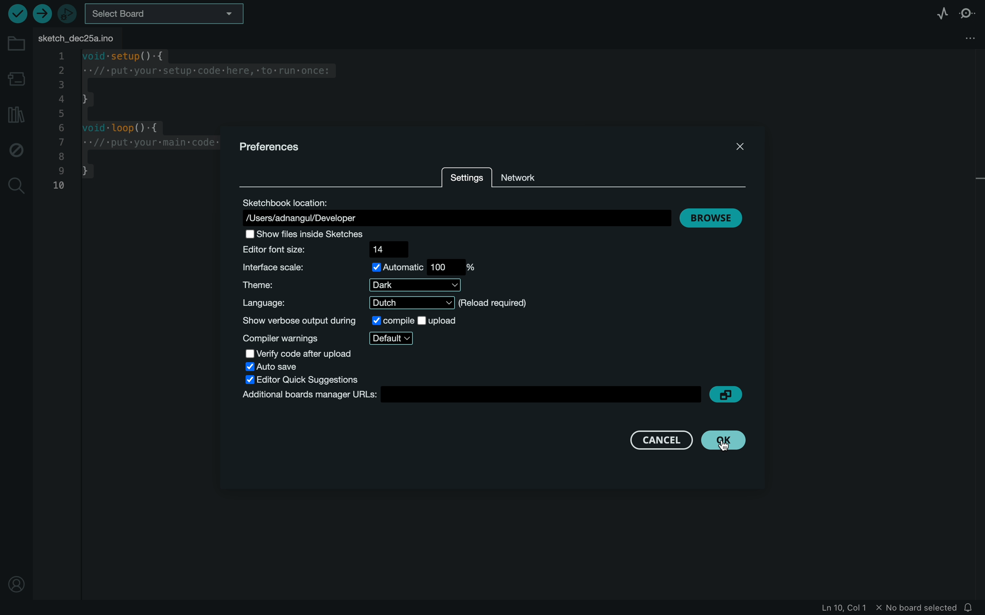 Image resolution: width=985 pixels, height=615 pixels. Describe the element at coordinates (876, 608) in the screenshot. I see `file  infomation` at that location.